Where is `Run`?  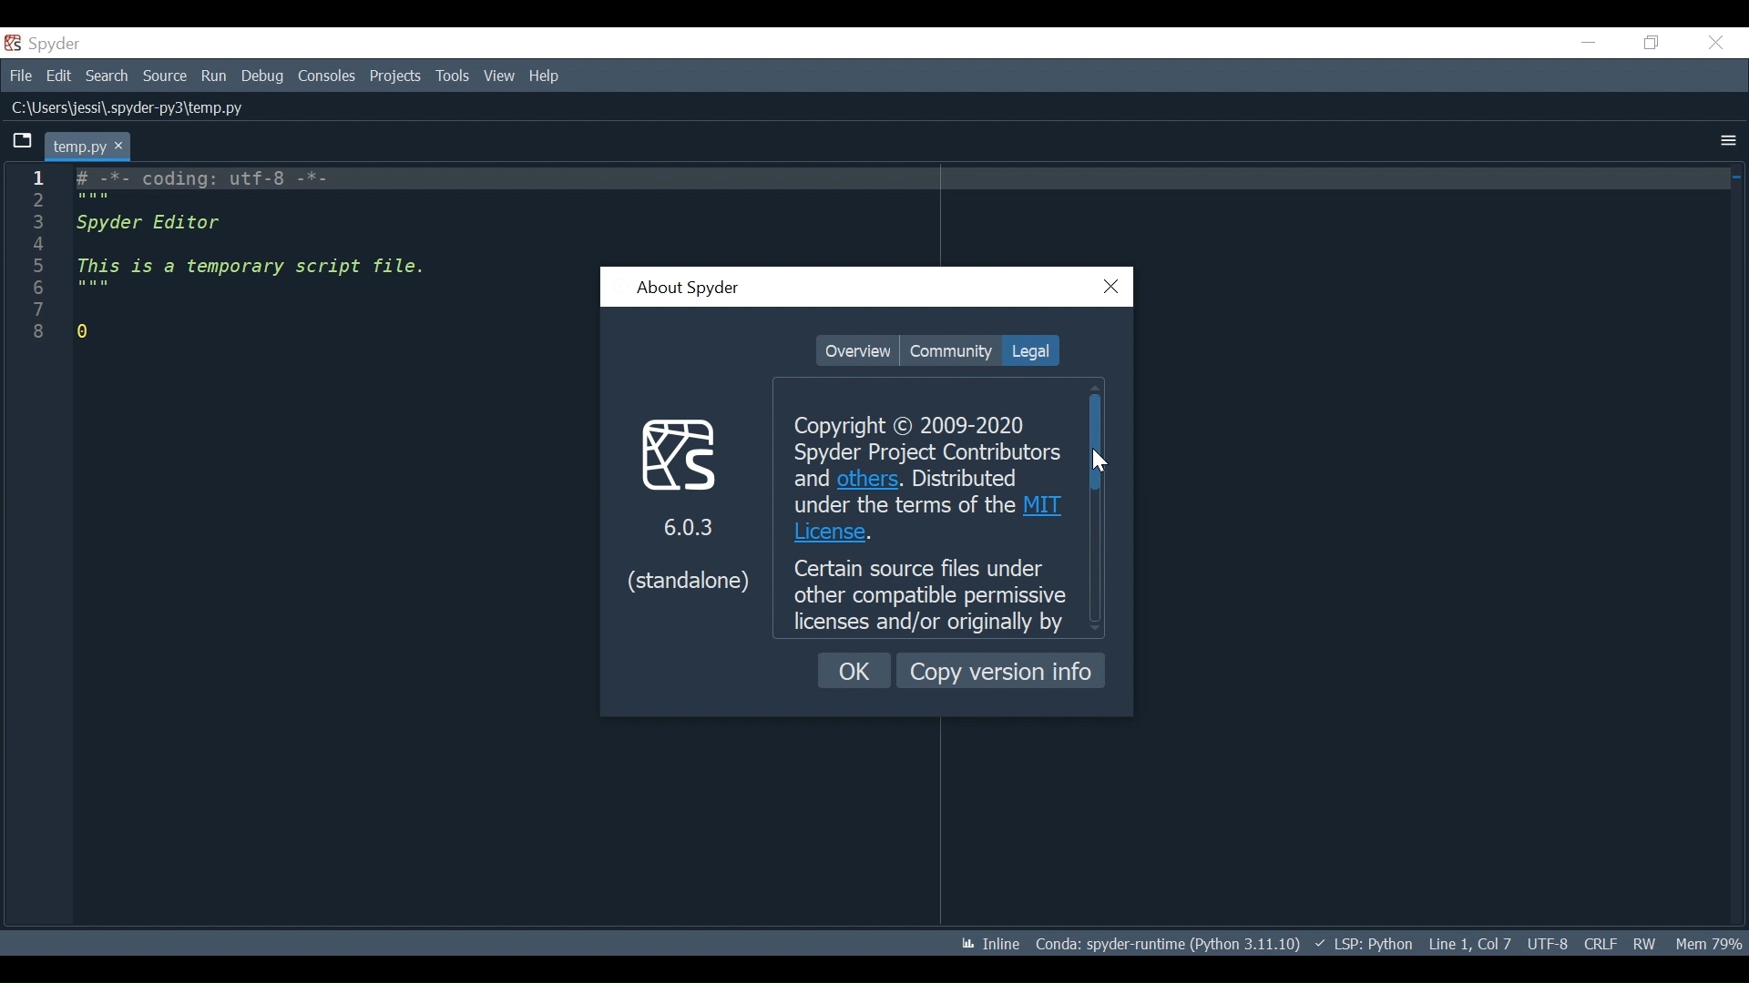
Run is located at coordinates (215, 77).